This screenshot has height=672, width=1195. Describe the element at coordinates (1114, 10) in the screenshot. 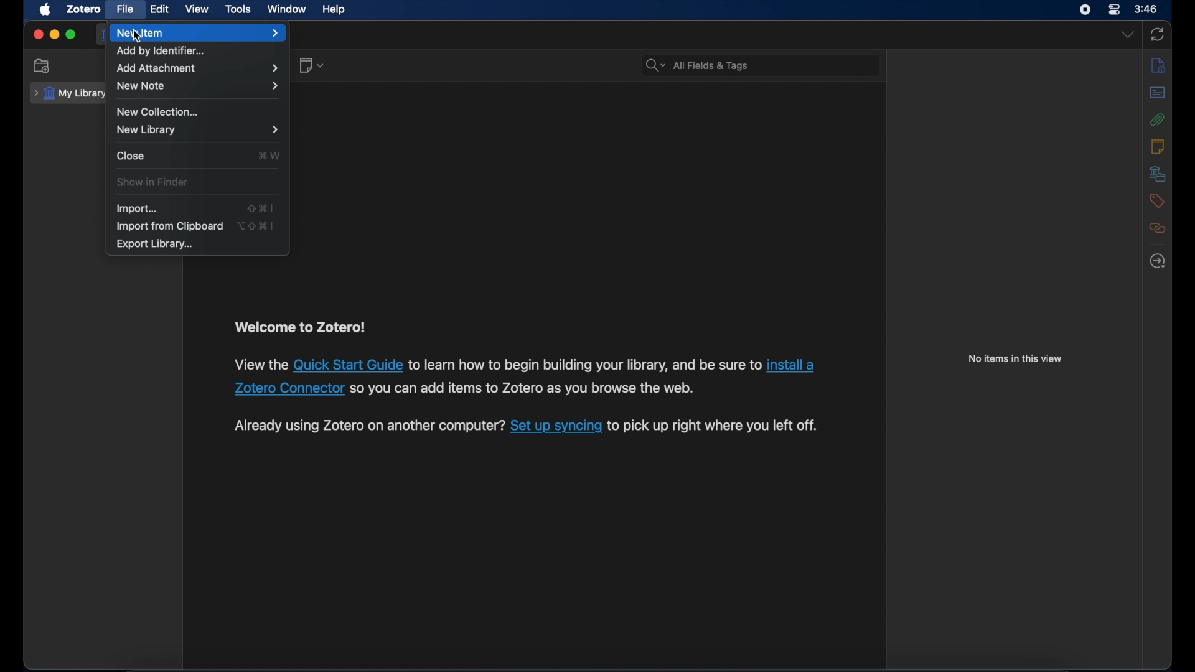

I see `control center` at that location.